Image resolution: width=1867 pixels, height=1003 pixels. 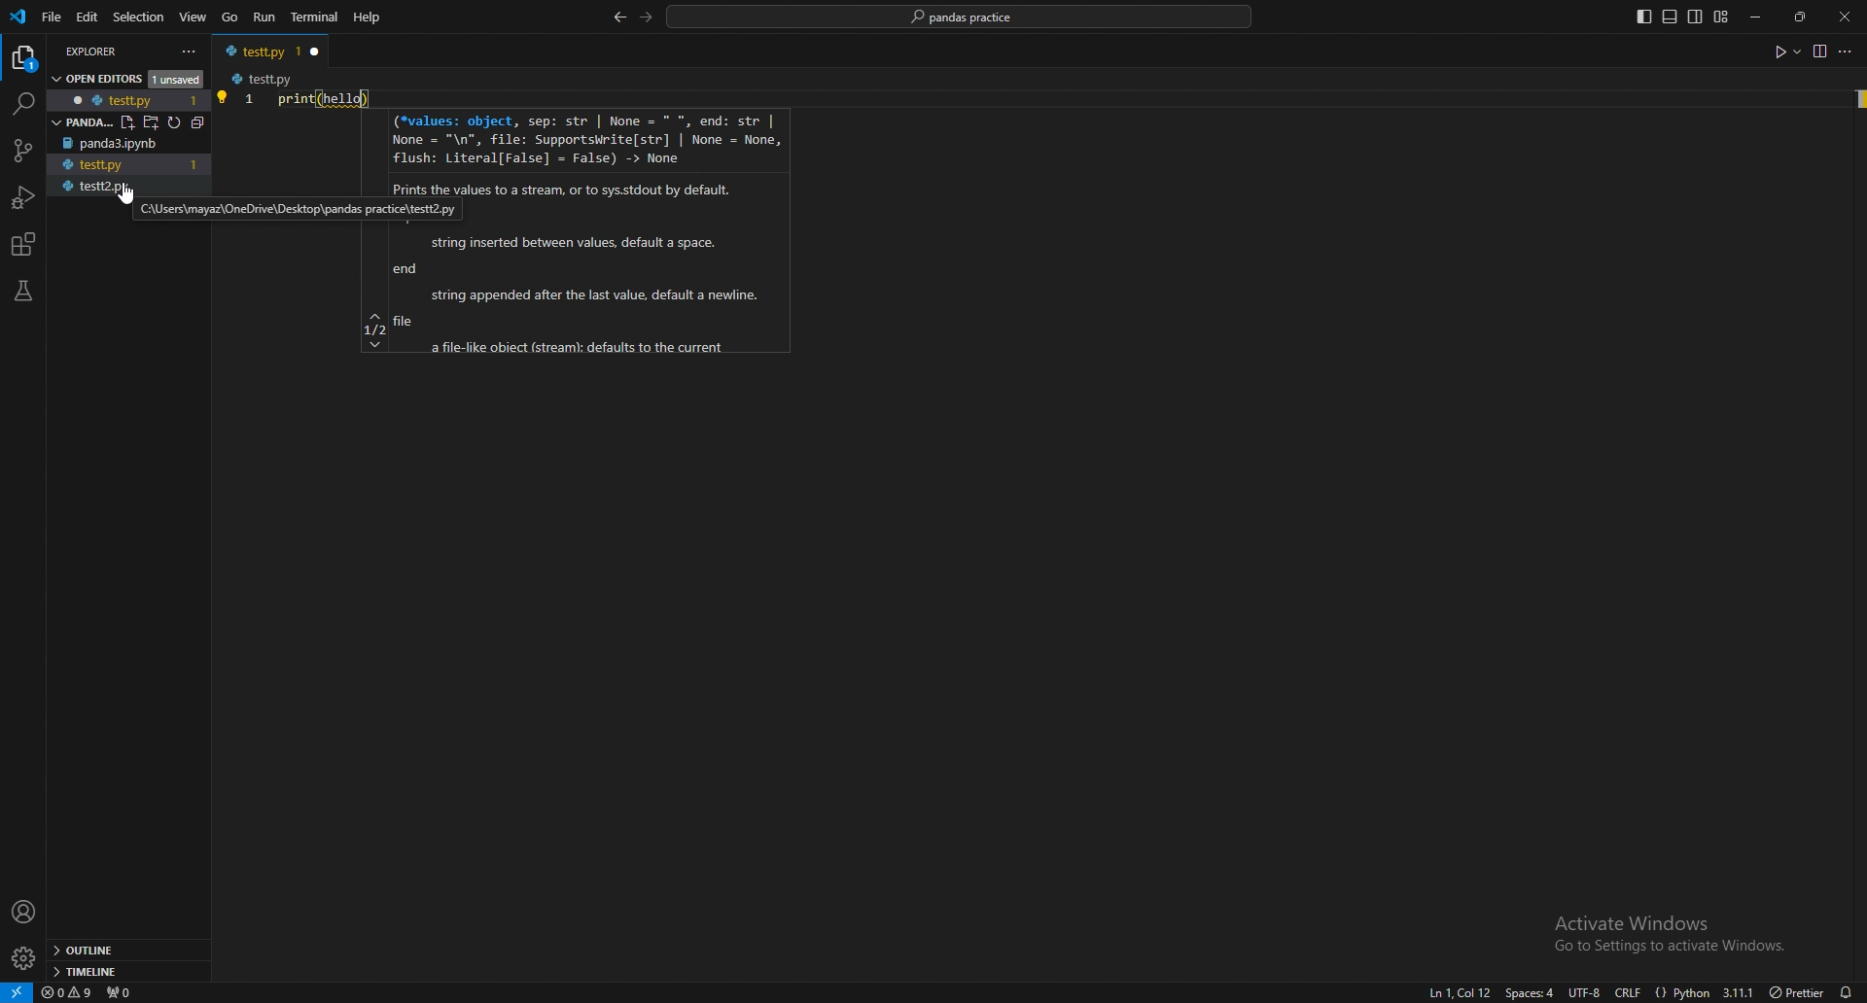 What do you see at coordinates (1818, 51) in the screenshot?
I see `view` at bounding box center [1818, 51].